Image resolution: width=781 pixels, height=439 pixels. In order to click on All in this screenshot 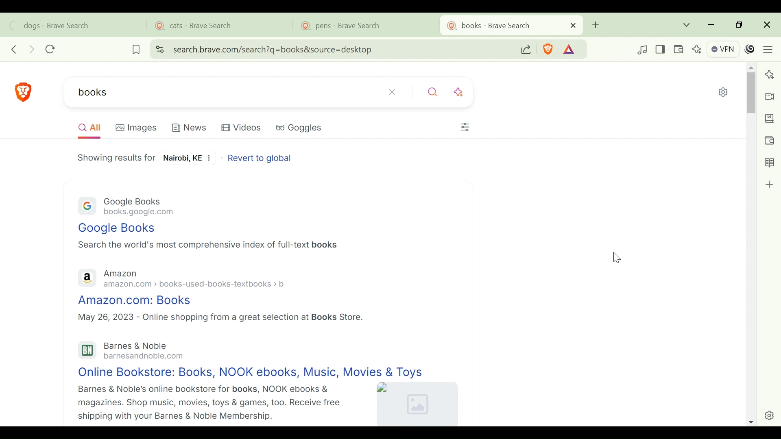, I will do `click(87, 126)`.